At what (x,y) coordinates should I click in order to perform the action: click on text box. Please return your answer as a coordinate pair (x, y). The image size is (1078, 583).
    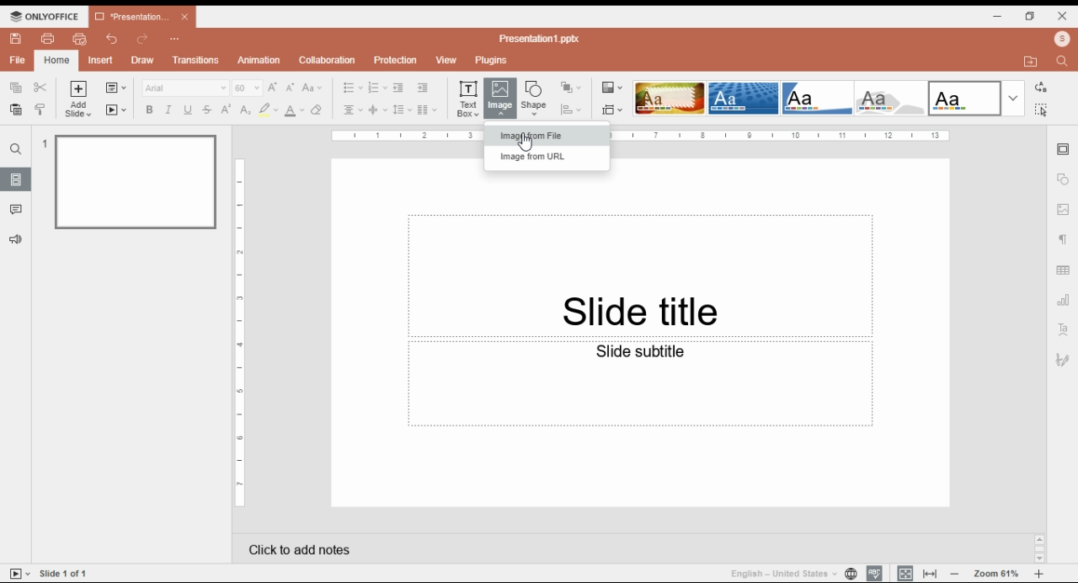
    Looking at the image, I should click on (639, 274).